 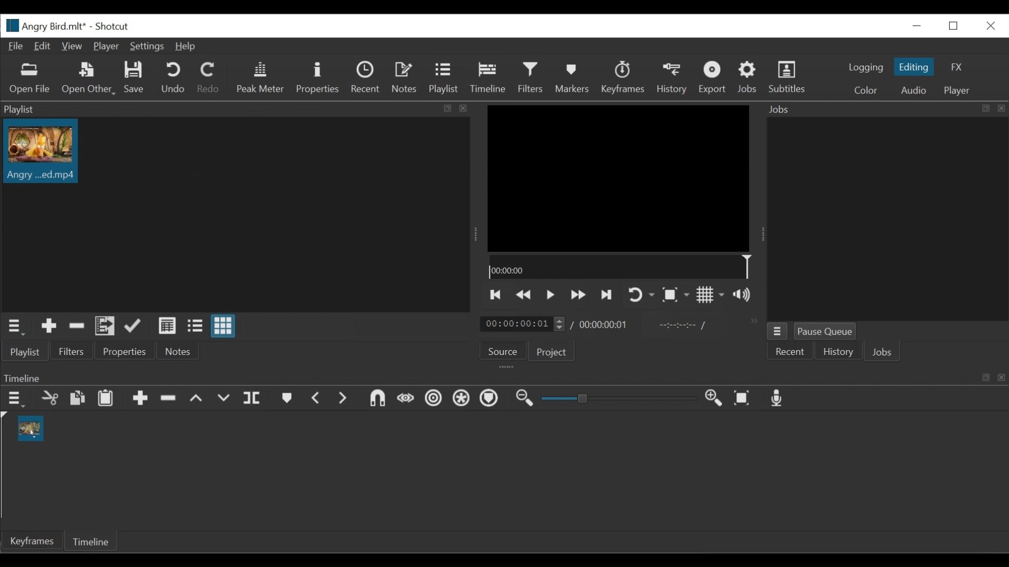 What do you see at coordinates (620, 177) in the screenshot?
I see `Media Viewer` at bounding box center [620, 177].